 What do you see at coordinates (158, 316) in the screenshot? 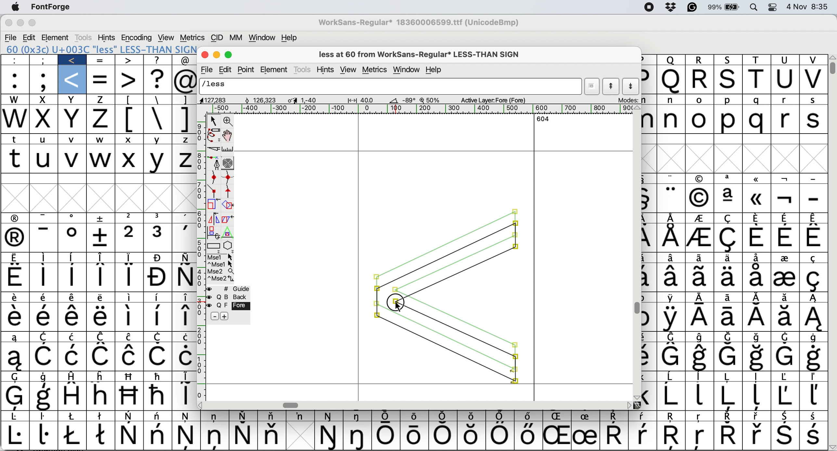
I see `Symbol` at bounding box center [158, 316].